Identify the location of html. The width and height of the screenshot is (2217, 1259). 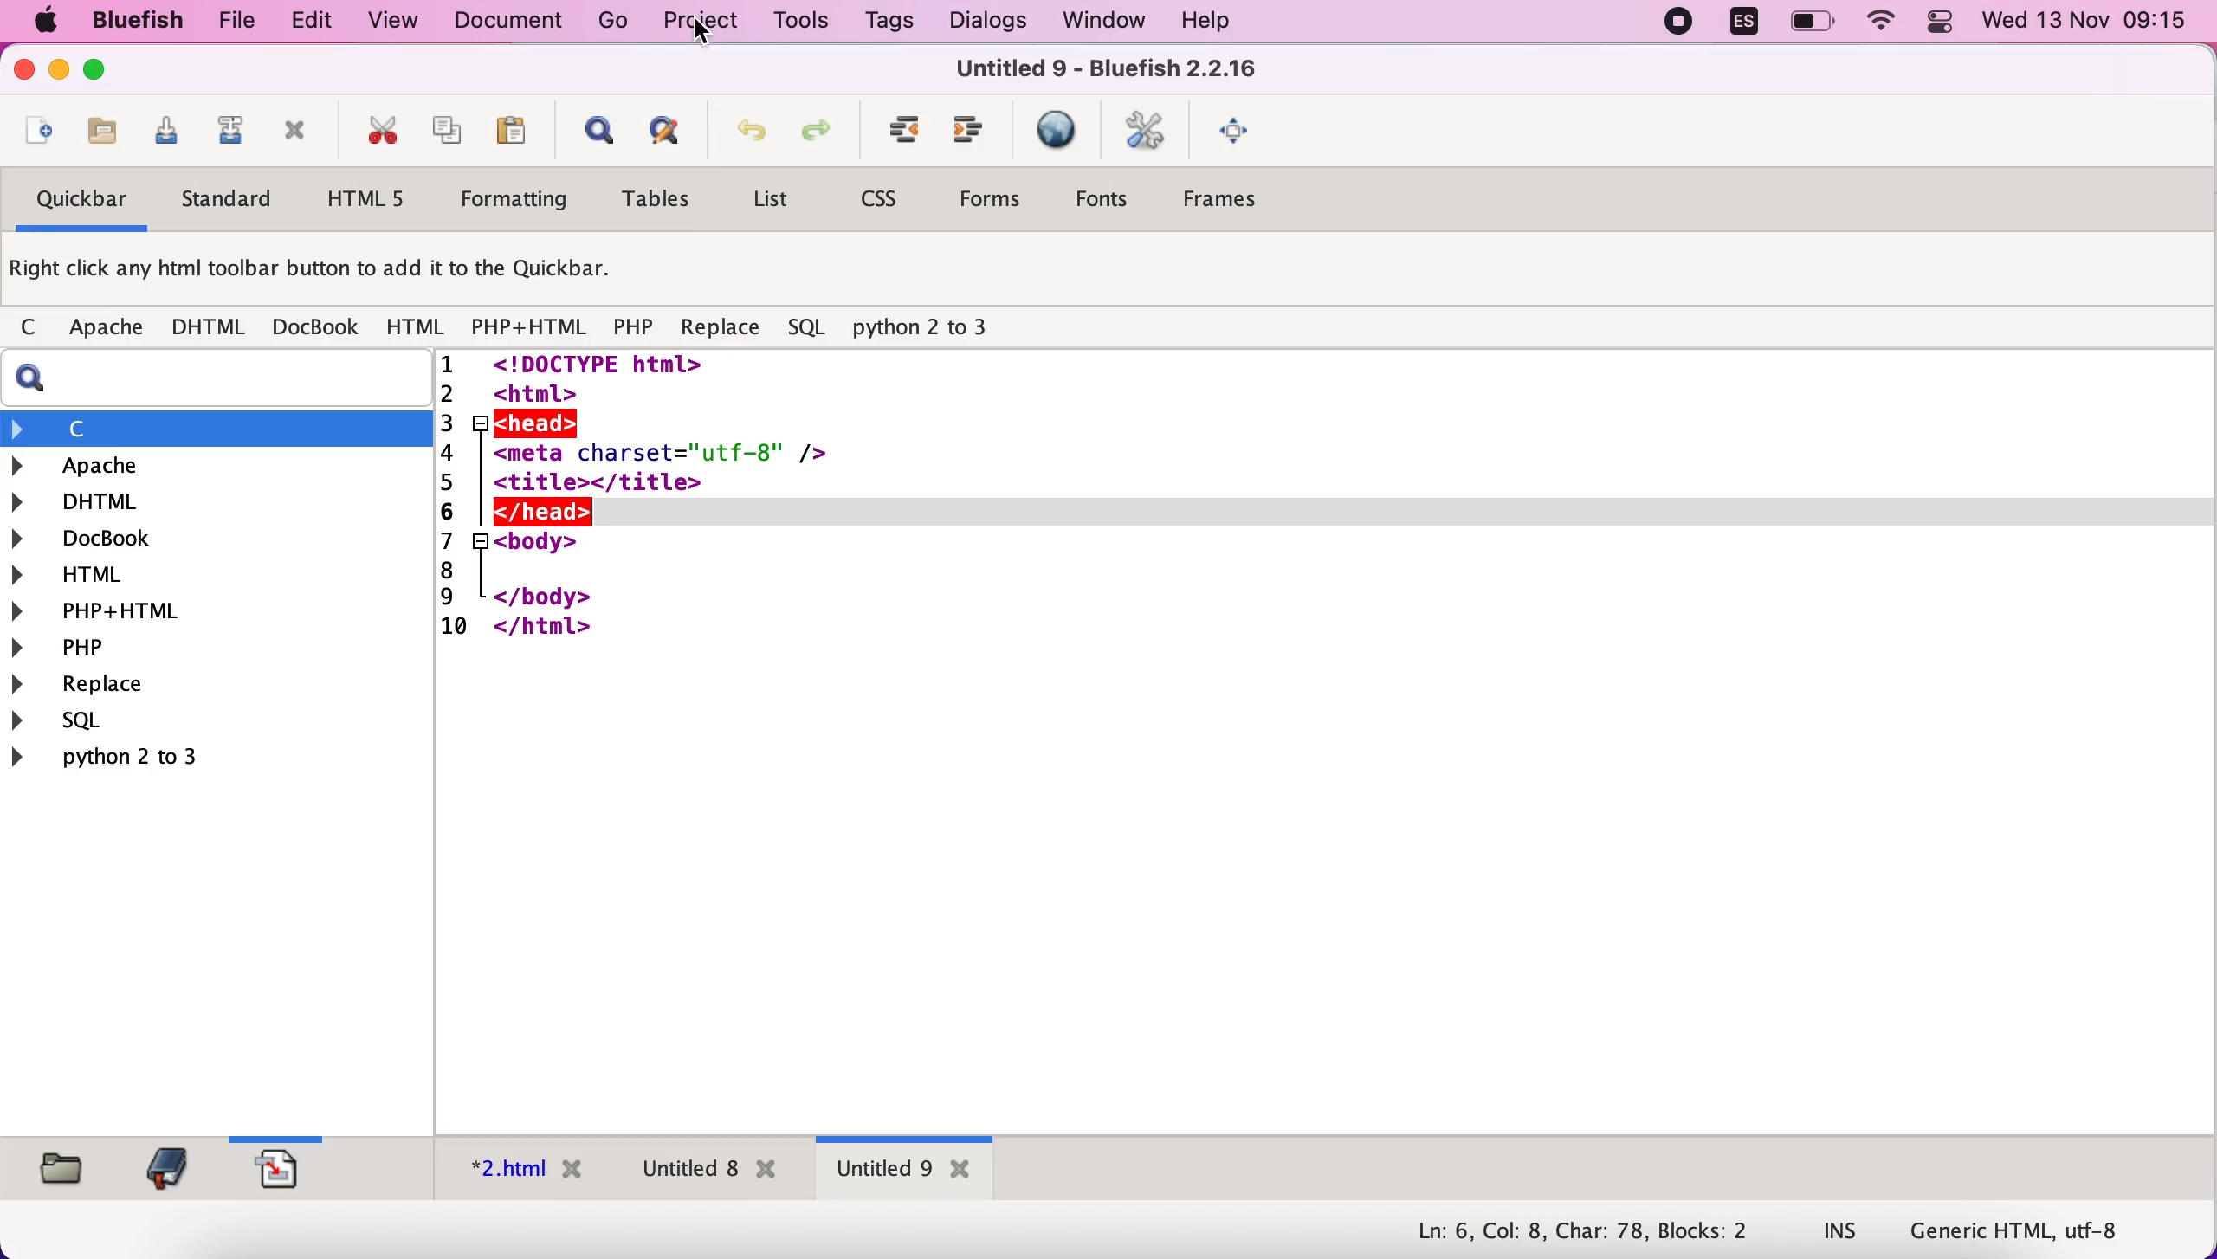
(217, 572).